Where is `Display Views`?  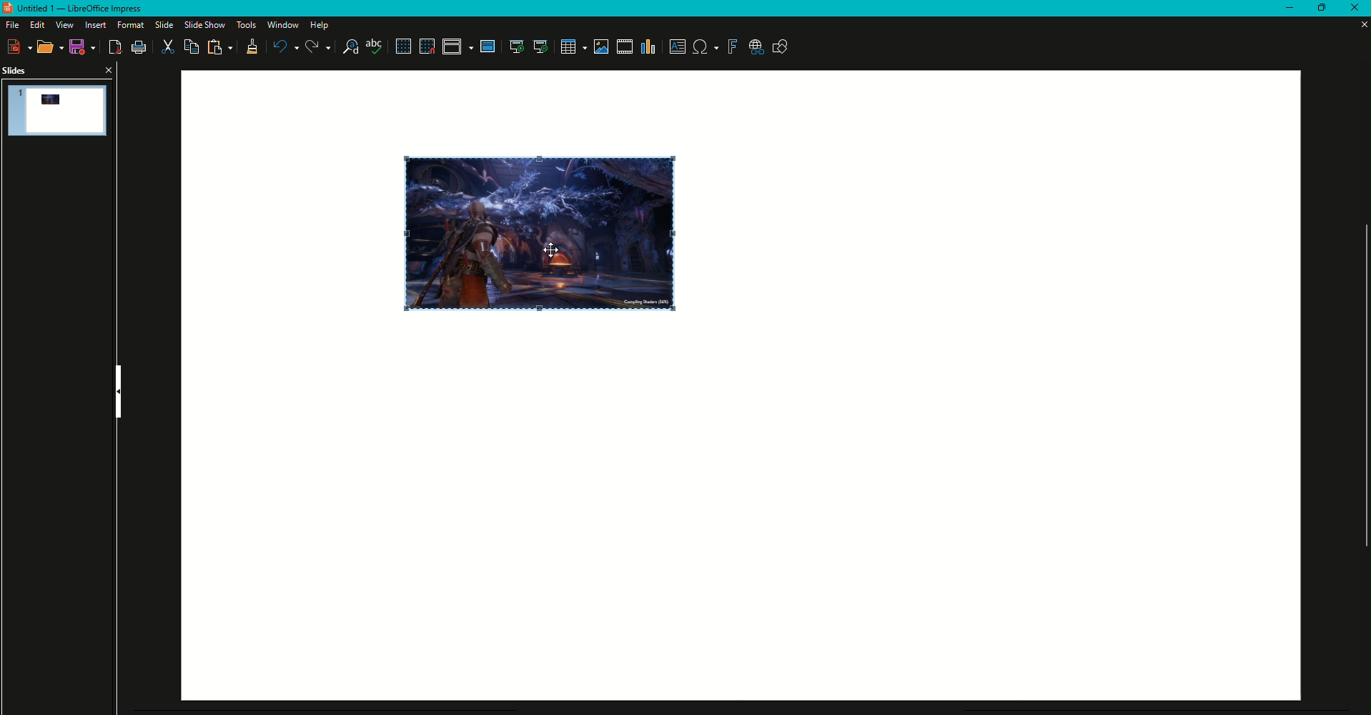 Display Views is located at coordinates (457, 49).